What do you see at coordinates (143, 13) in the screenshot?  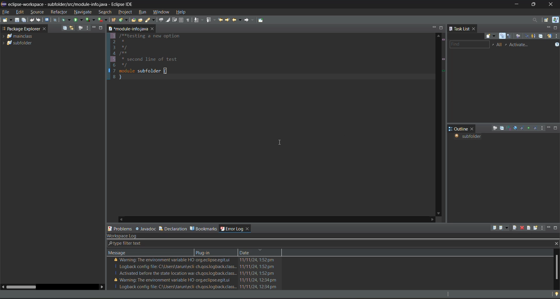 I see `run` at bounding box center [143, 13].